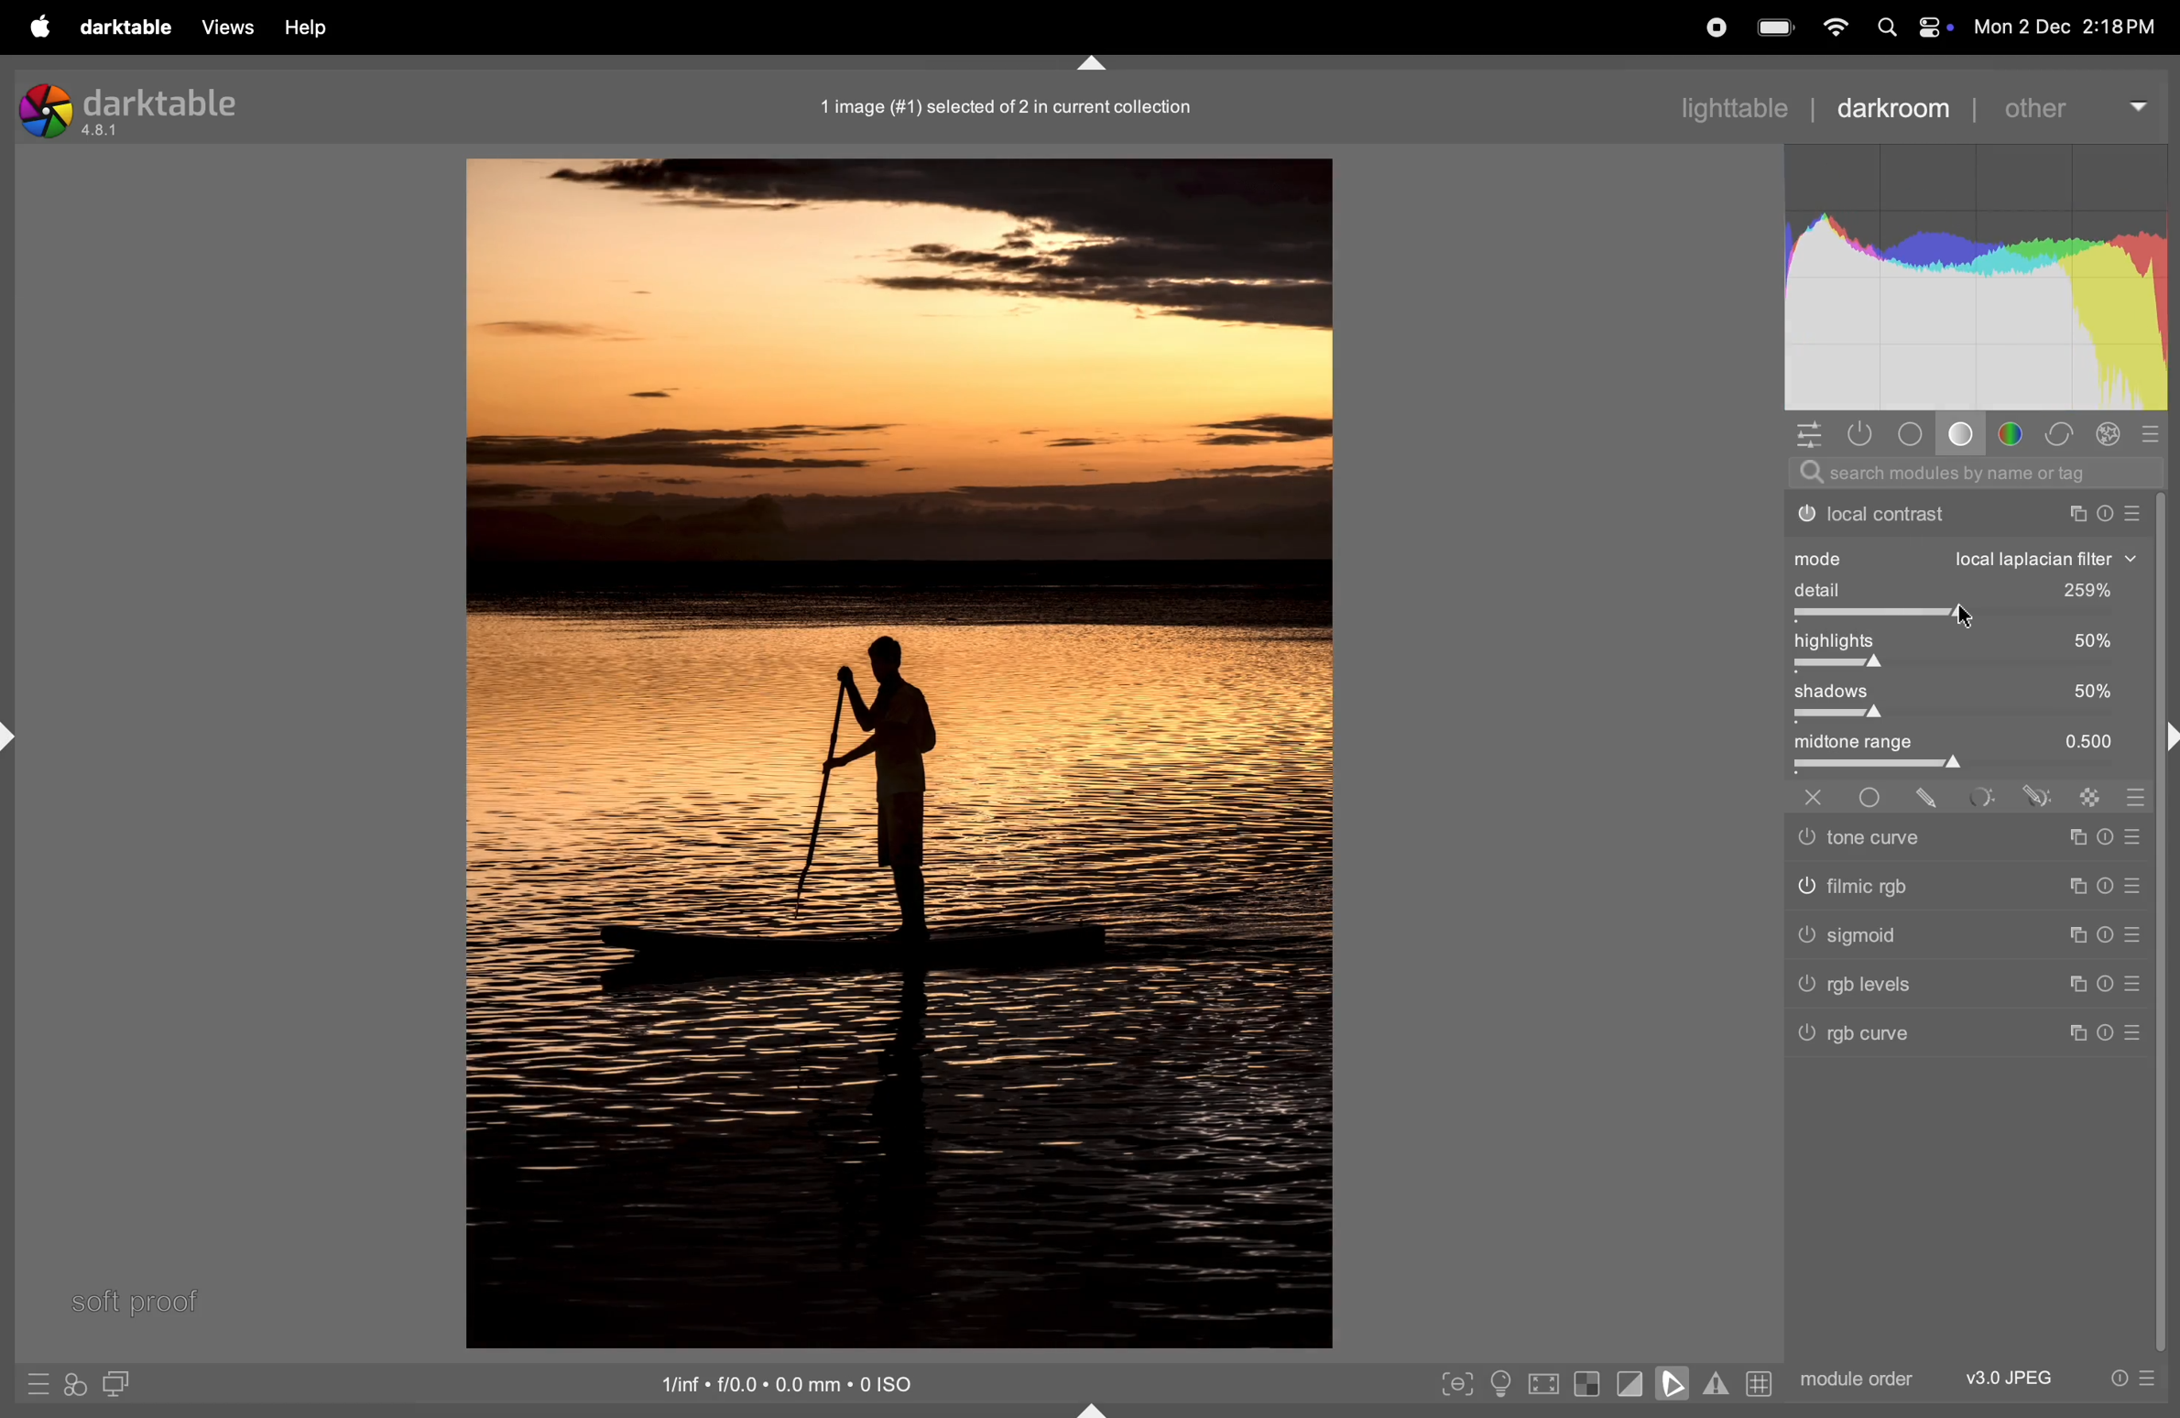  I want to click on mode, so click(1967, 557).